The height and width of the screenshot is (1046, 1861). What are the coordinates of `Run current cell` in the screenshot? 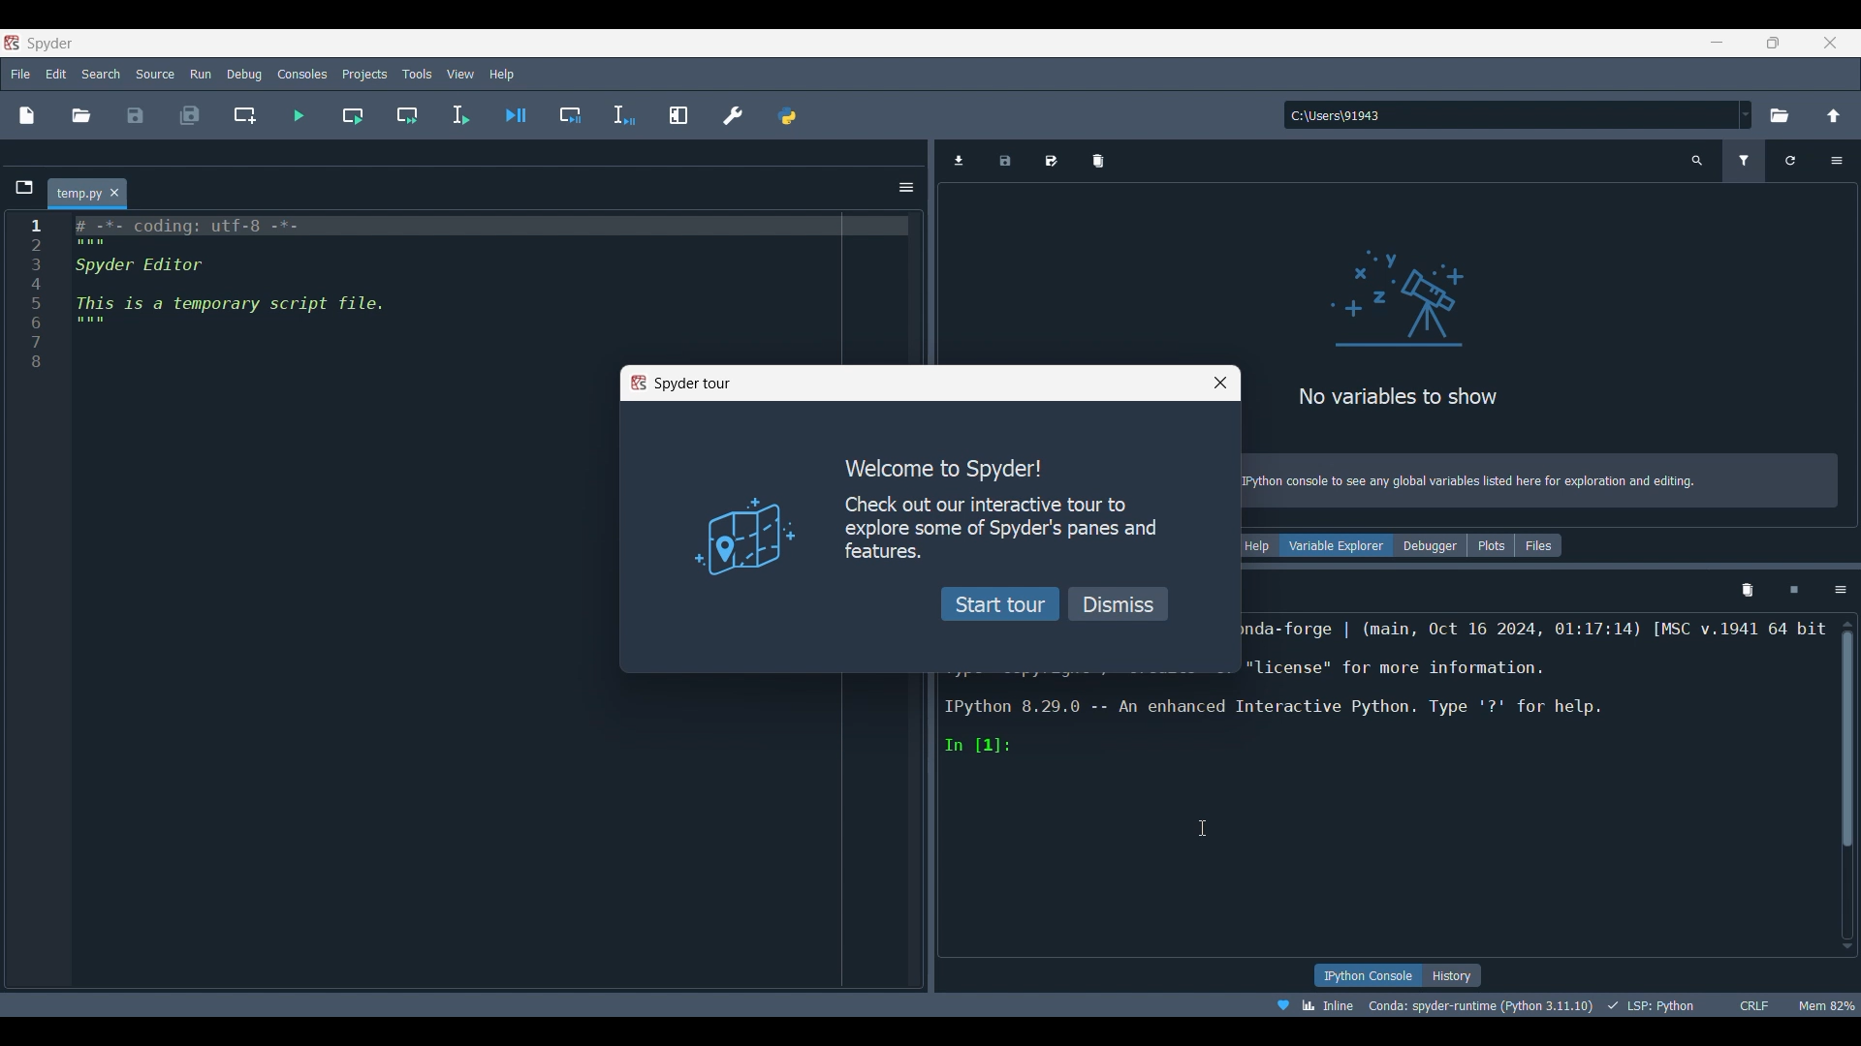 It's located at (355, 115).